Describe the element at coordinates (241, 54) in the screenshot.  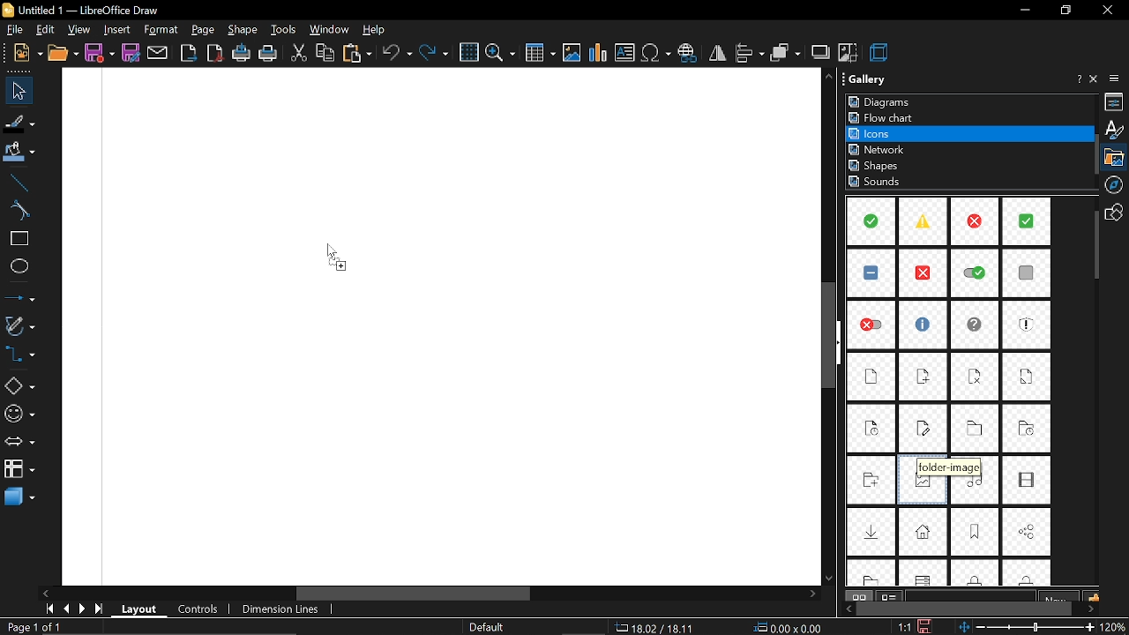
I see `print directly` at that location.